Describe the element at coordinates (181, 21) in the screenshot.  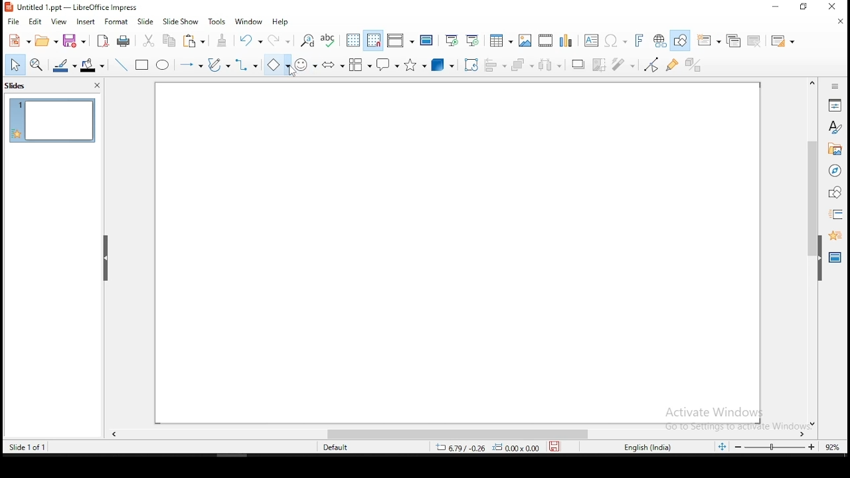
I see `slide show` at that location.